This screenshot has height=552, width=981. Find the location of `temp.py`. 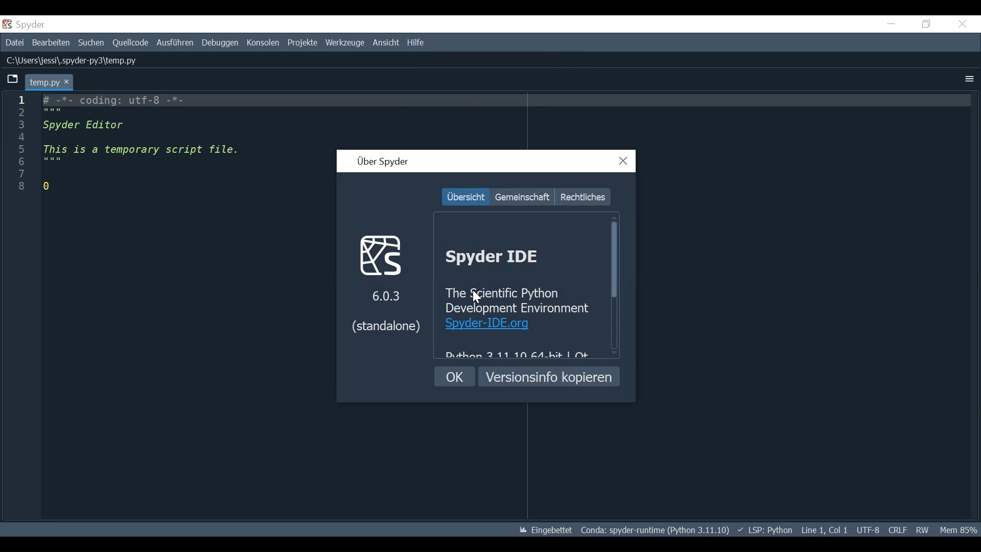

temp.py is located at coordinates (49, 81).